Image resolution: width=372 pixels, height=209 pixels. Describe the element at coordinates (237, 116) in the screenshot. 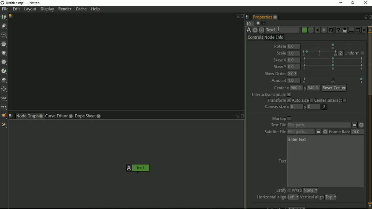

I see `Float pane` at that location.